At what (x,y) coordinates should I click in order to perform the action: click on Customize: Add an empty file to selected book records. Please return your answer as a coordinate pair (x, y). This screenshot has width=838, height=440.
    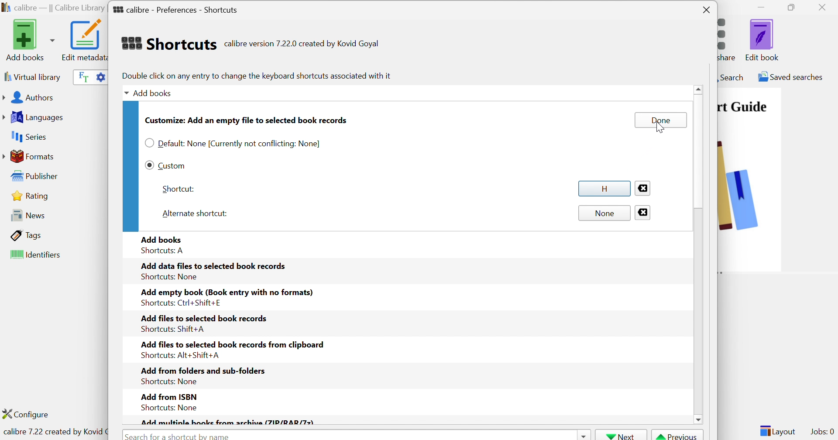
    Looking at the image, I should click on (247, 120).